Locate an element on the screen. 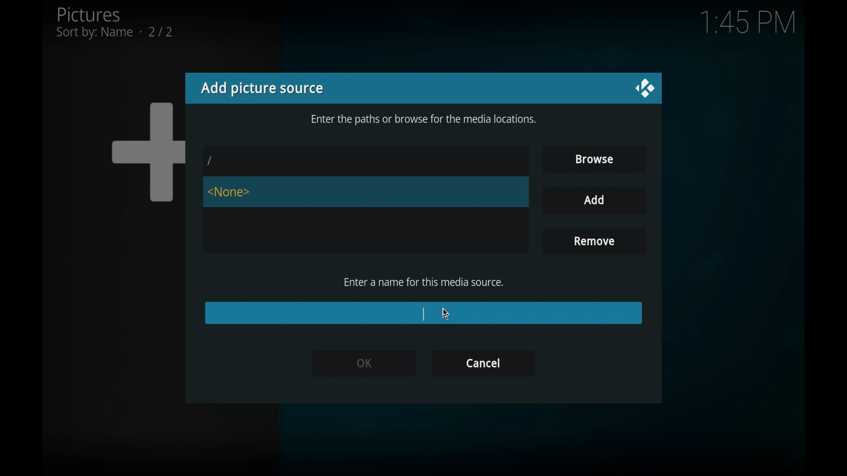 This screenshot has height=476, width=847. pictures is located at coordinates (114, 22).